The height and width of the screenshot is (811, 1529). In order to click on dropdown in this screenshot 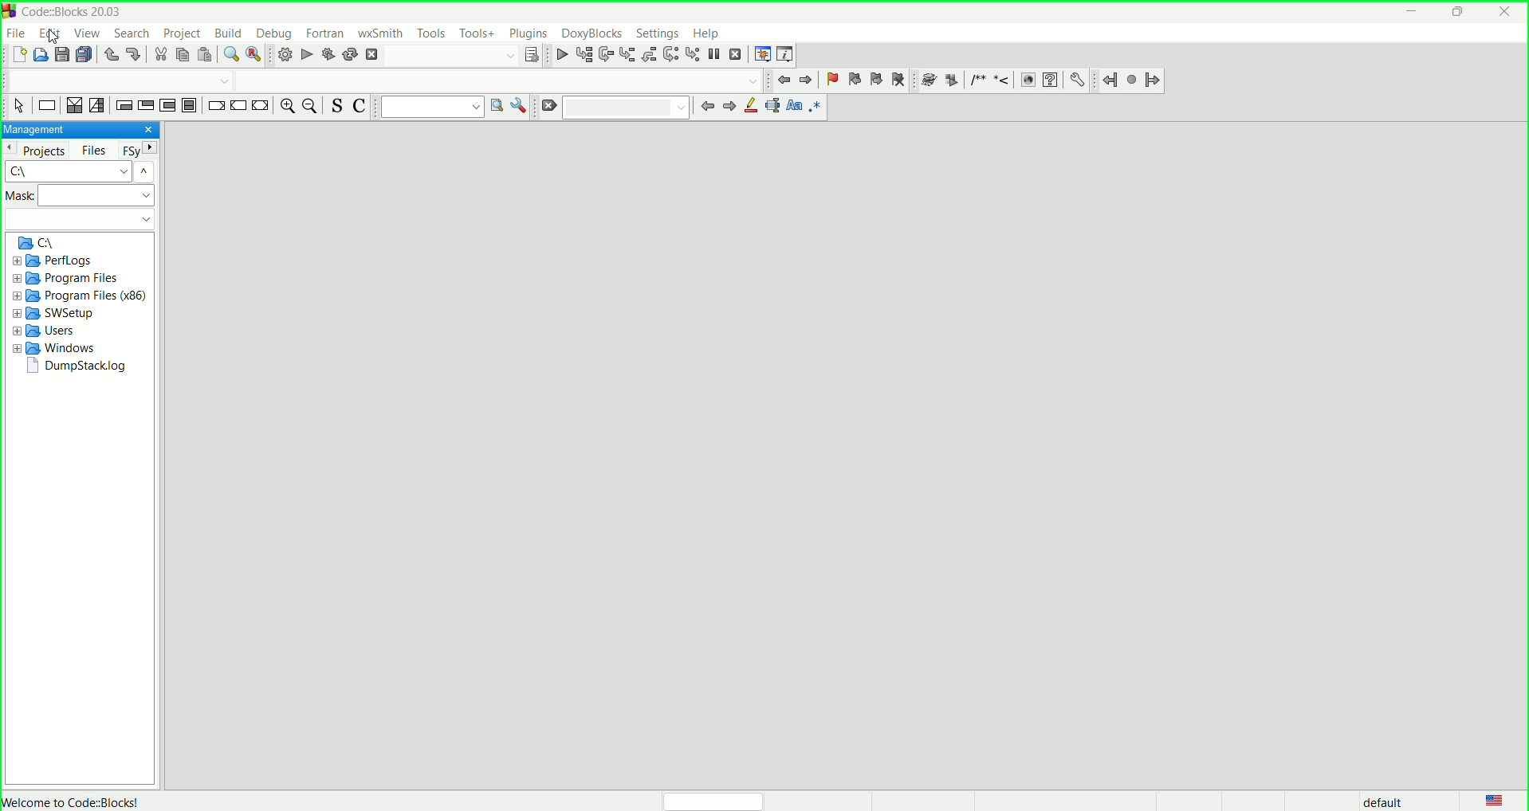, I will do `click(146, 221)`.